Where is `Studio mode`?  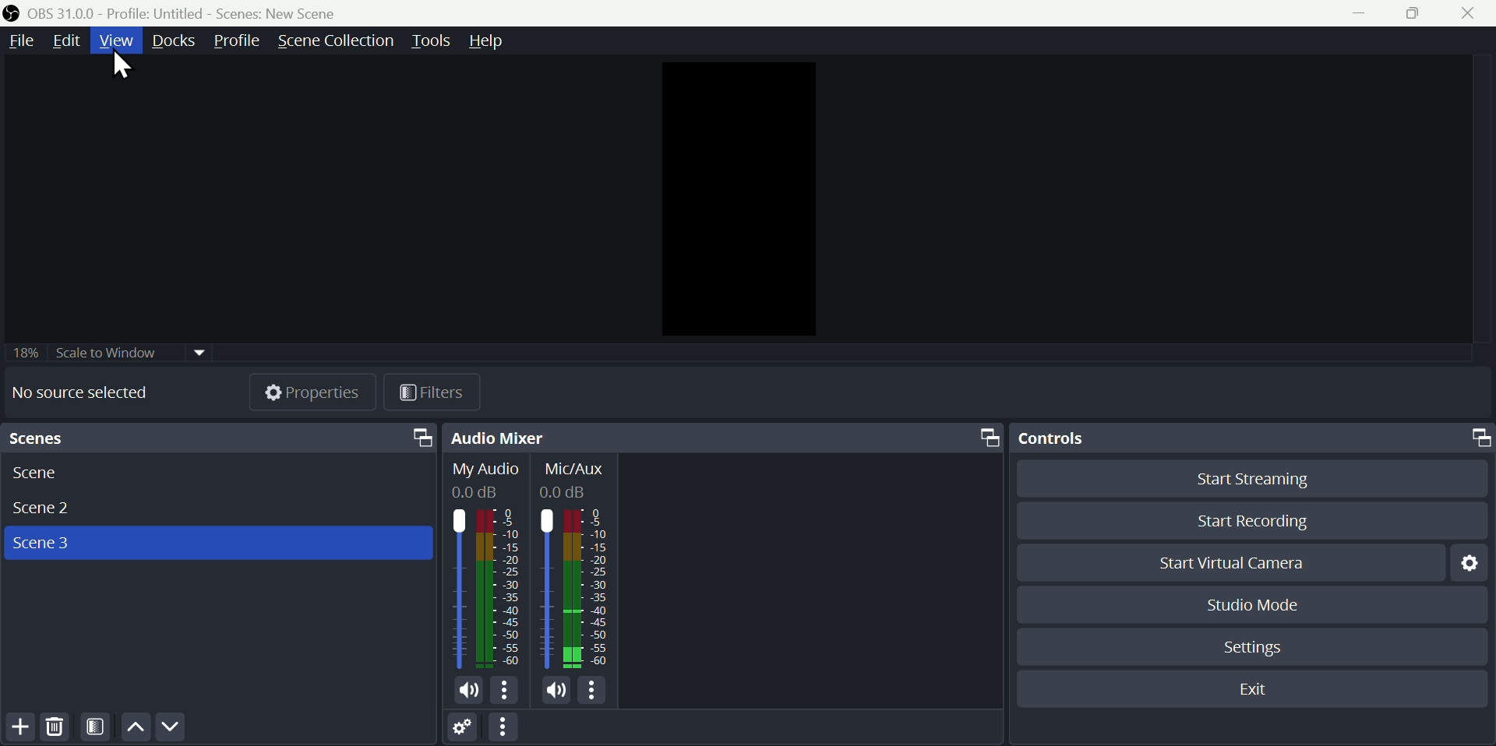 Studio mode is located at coordinates (1247, 605).